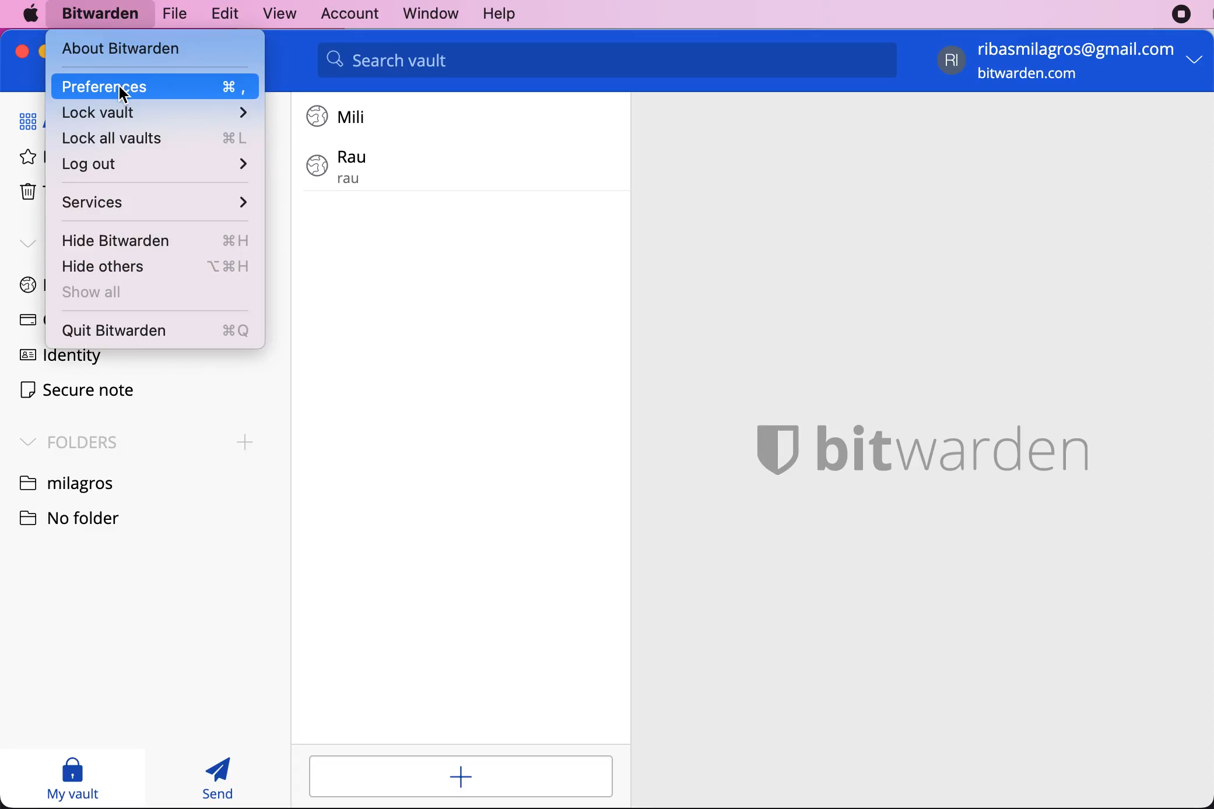  What do you see at coordinates (43, 51) in the screenshot?
I see `minimize` at bounding box center [43, 51].